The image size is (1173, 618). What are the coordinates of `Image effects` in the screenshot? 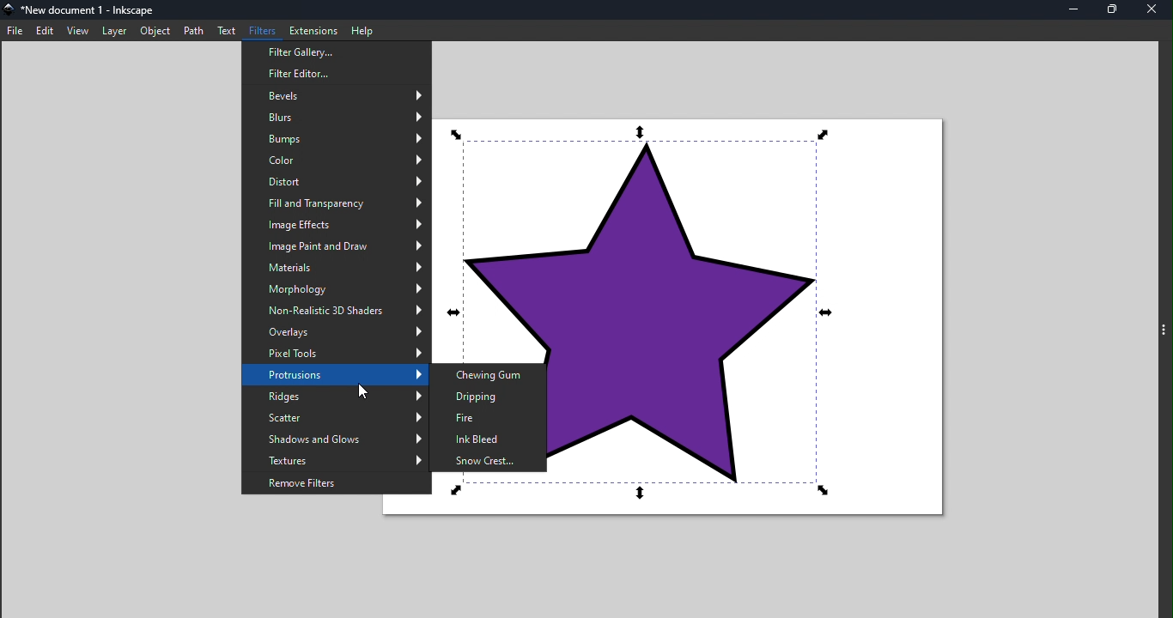 It's located at (335, 226).